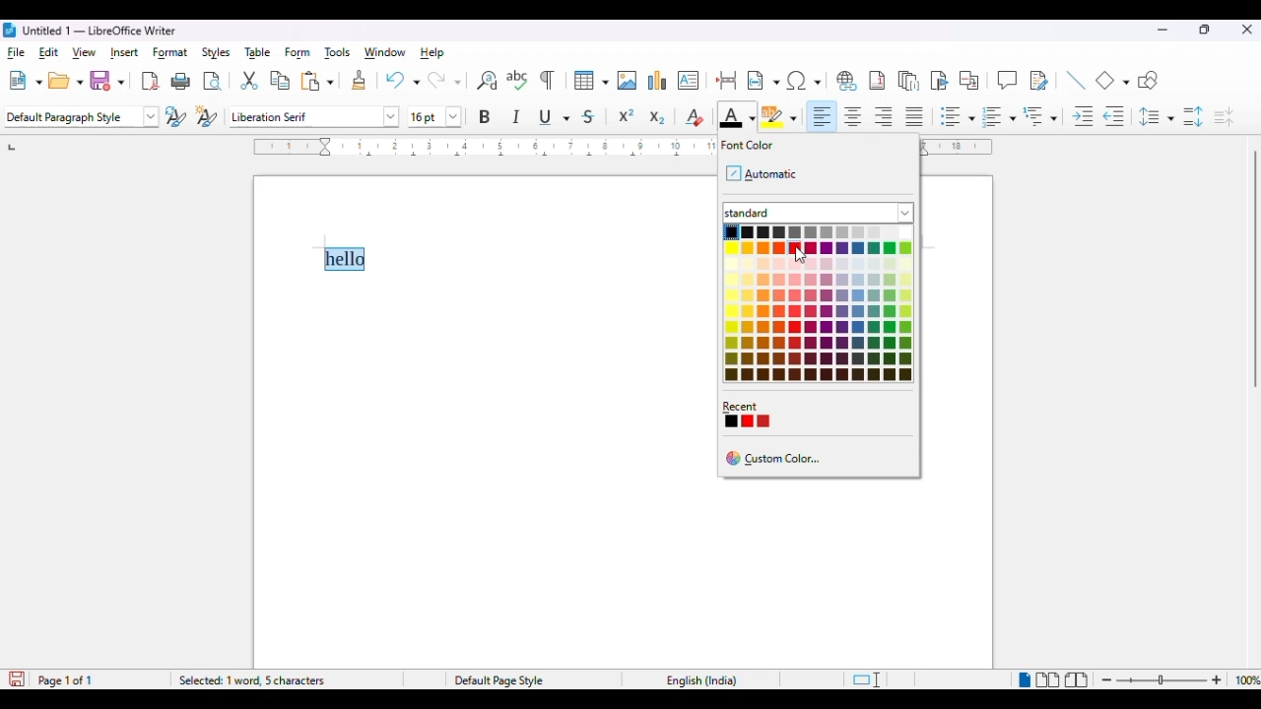  Describe the element at coordinates (656, 118) in the screenshot. I see `subscript` at that location.